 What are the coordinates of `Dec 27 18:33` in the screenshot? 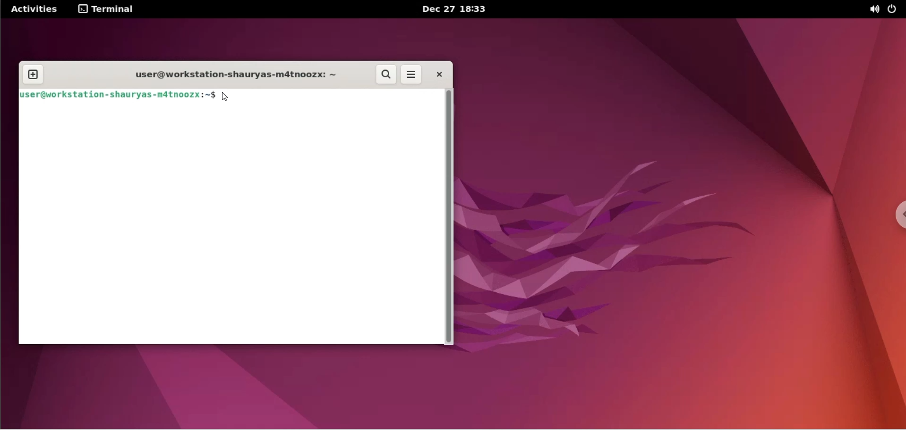 It's located at (458, 9).